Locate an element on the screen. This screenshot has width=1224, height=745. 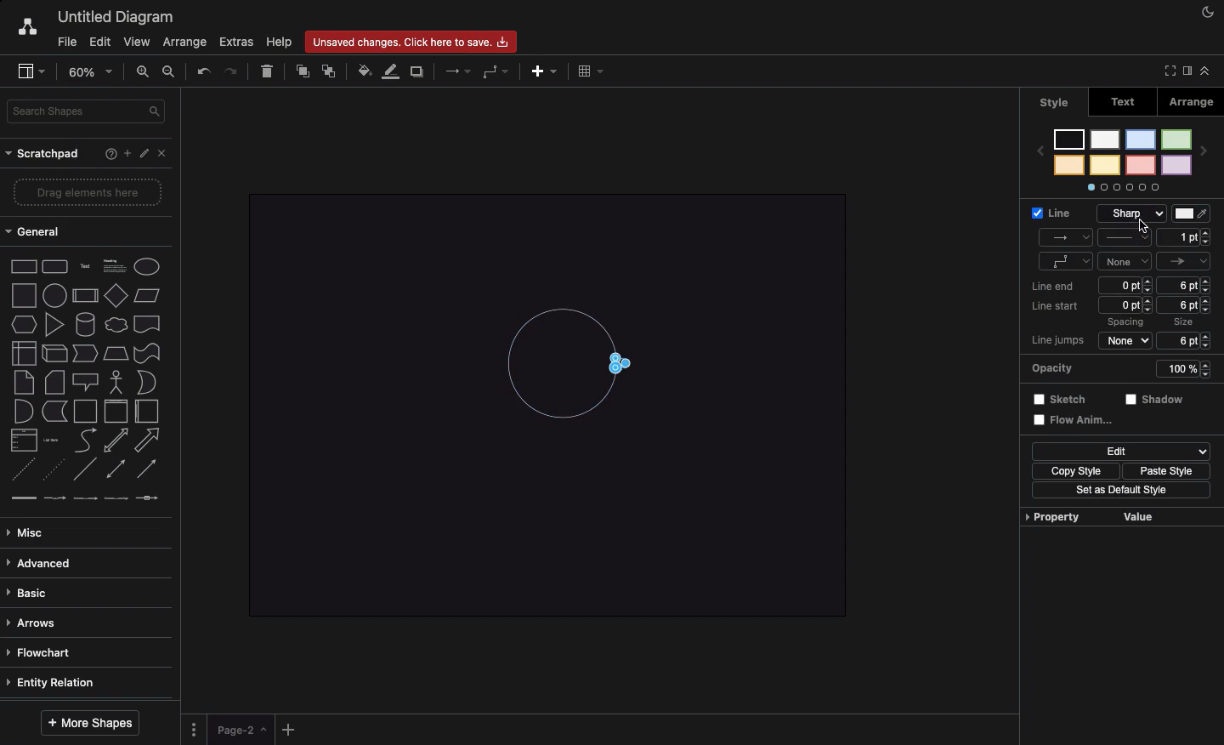
Arrow pointer is located at coordinates (1184, 259).